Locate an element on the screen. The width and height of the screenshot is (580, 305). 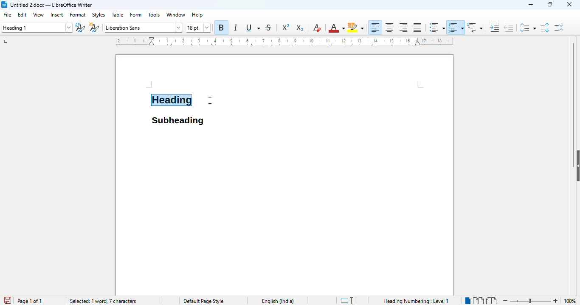
decrease paragraph spacing is located at coordinates (559, 28).